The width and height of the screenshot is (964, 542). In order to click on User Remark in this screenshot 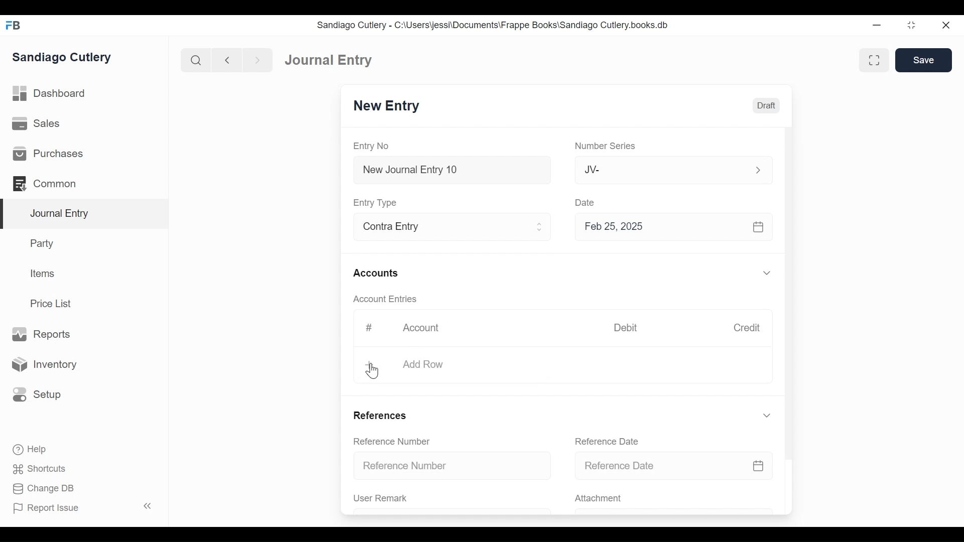, I will do `click(381, 498)`.